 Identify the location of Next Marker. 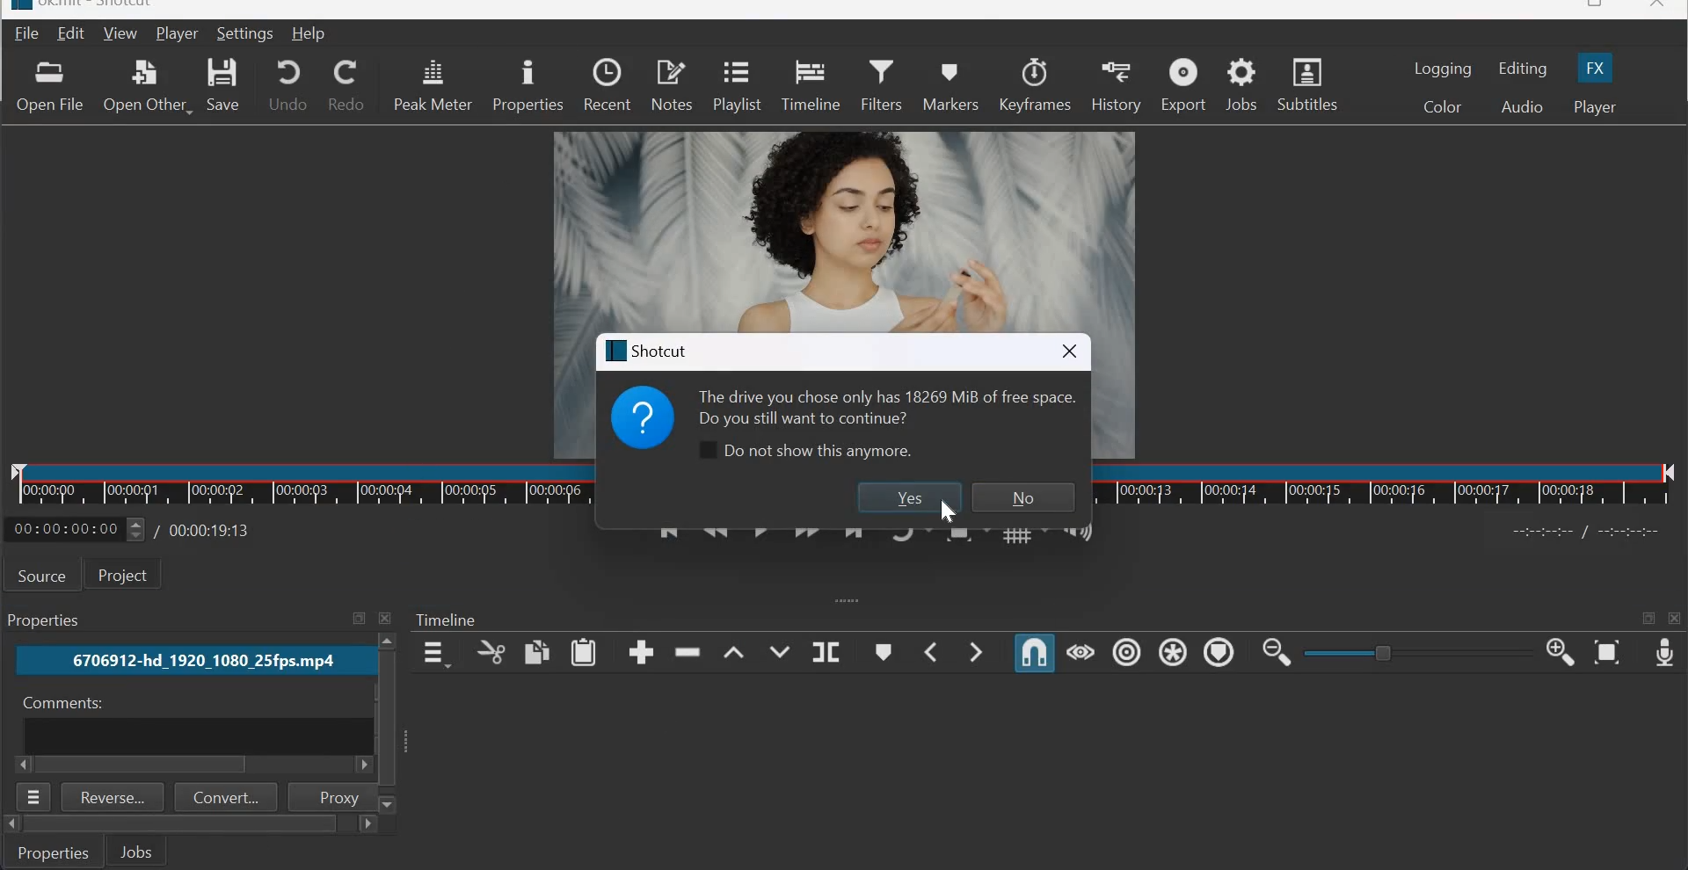
(979, 650).